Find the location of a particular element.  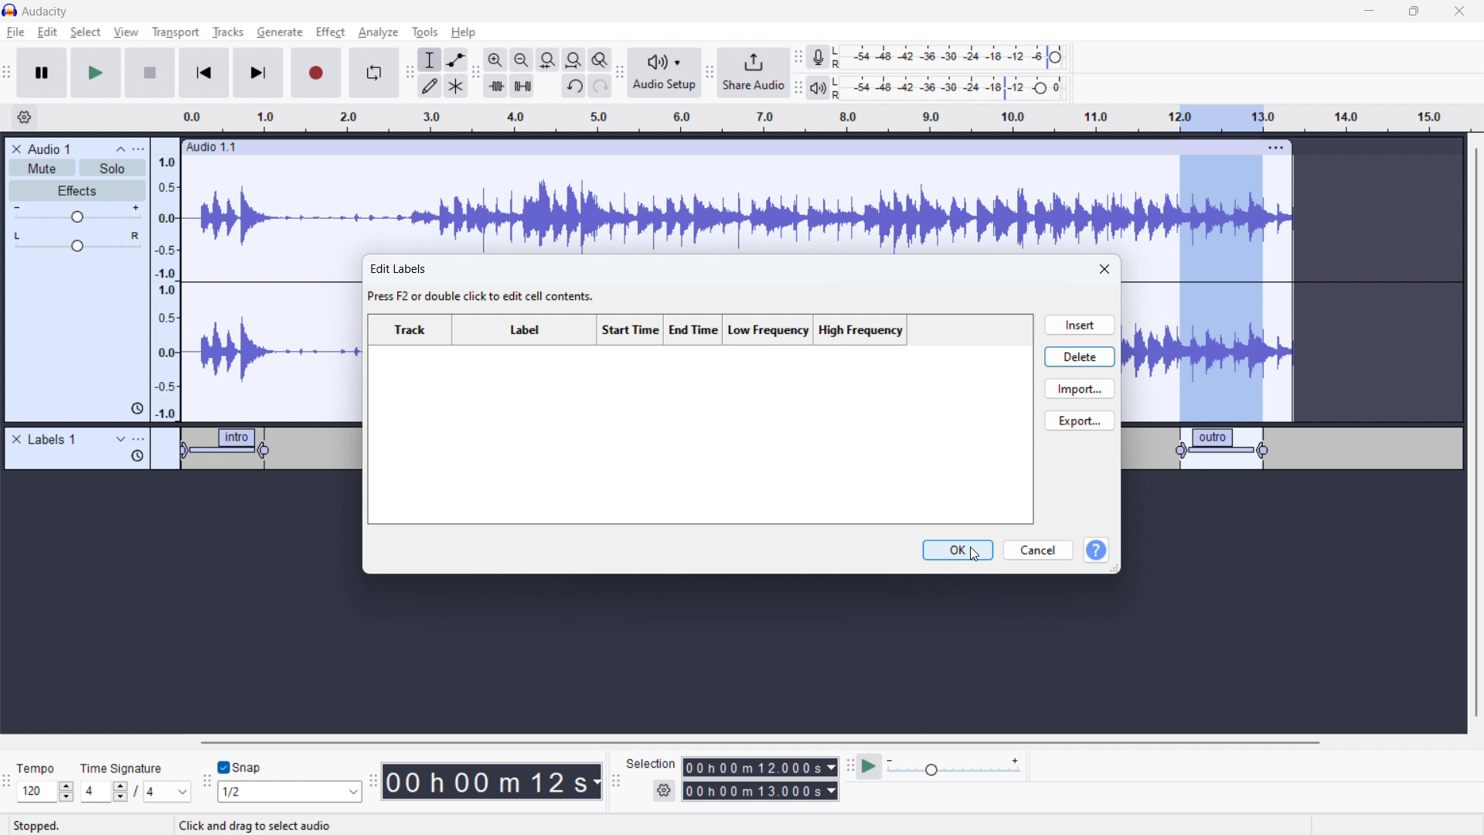

file is located at coordinates (16, 32).